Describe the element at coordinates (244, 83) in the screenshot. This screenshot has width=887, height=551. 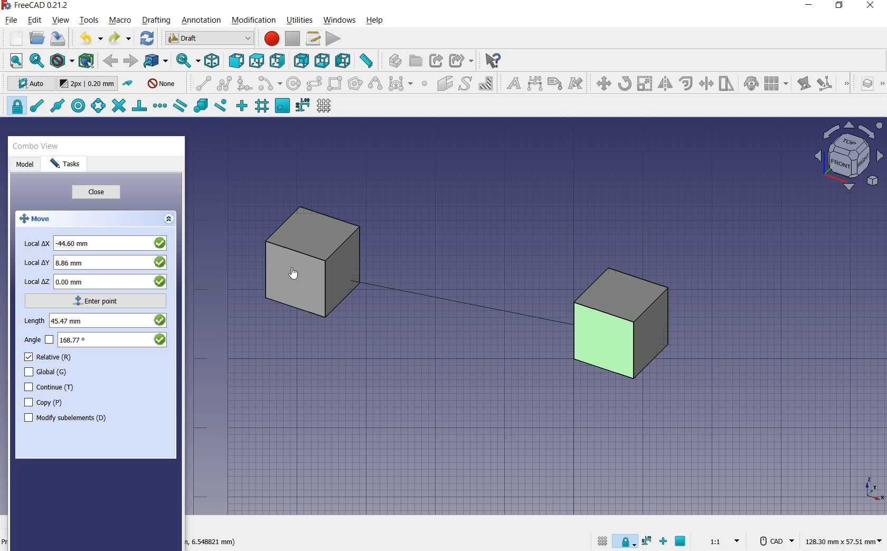
I see `fillet` at that location.